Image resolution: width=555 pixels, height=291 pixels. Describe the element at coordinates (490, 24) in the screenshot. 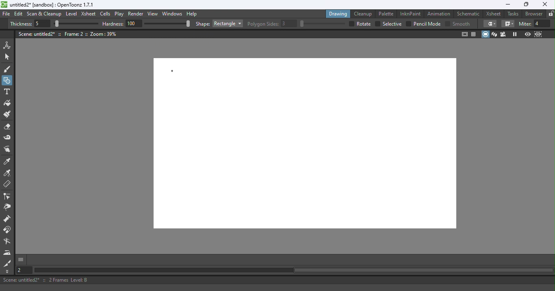

I see `Border corners` at that location.